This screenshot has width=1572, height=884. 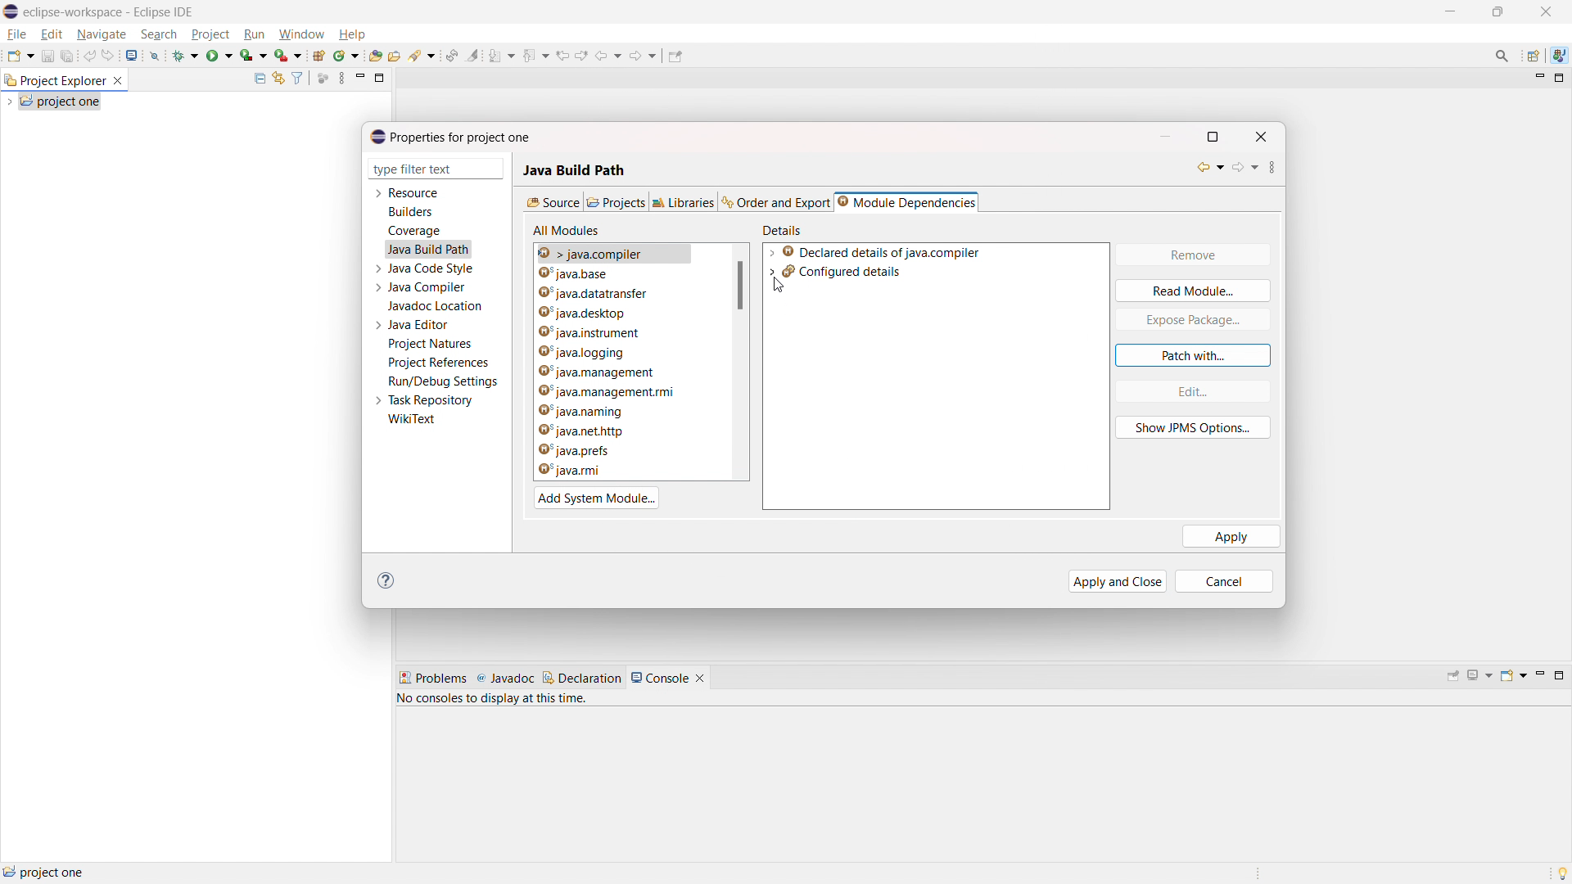 I want to click on cancel, so click(x=1231, y=581).